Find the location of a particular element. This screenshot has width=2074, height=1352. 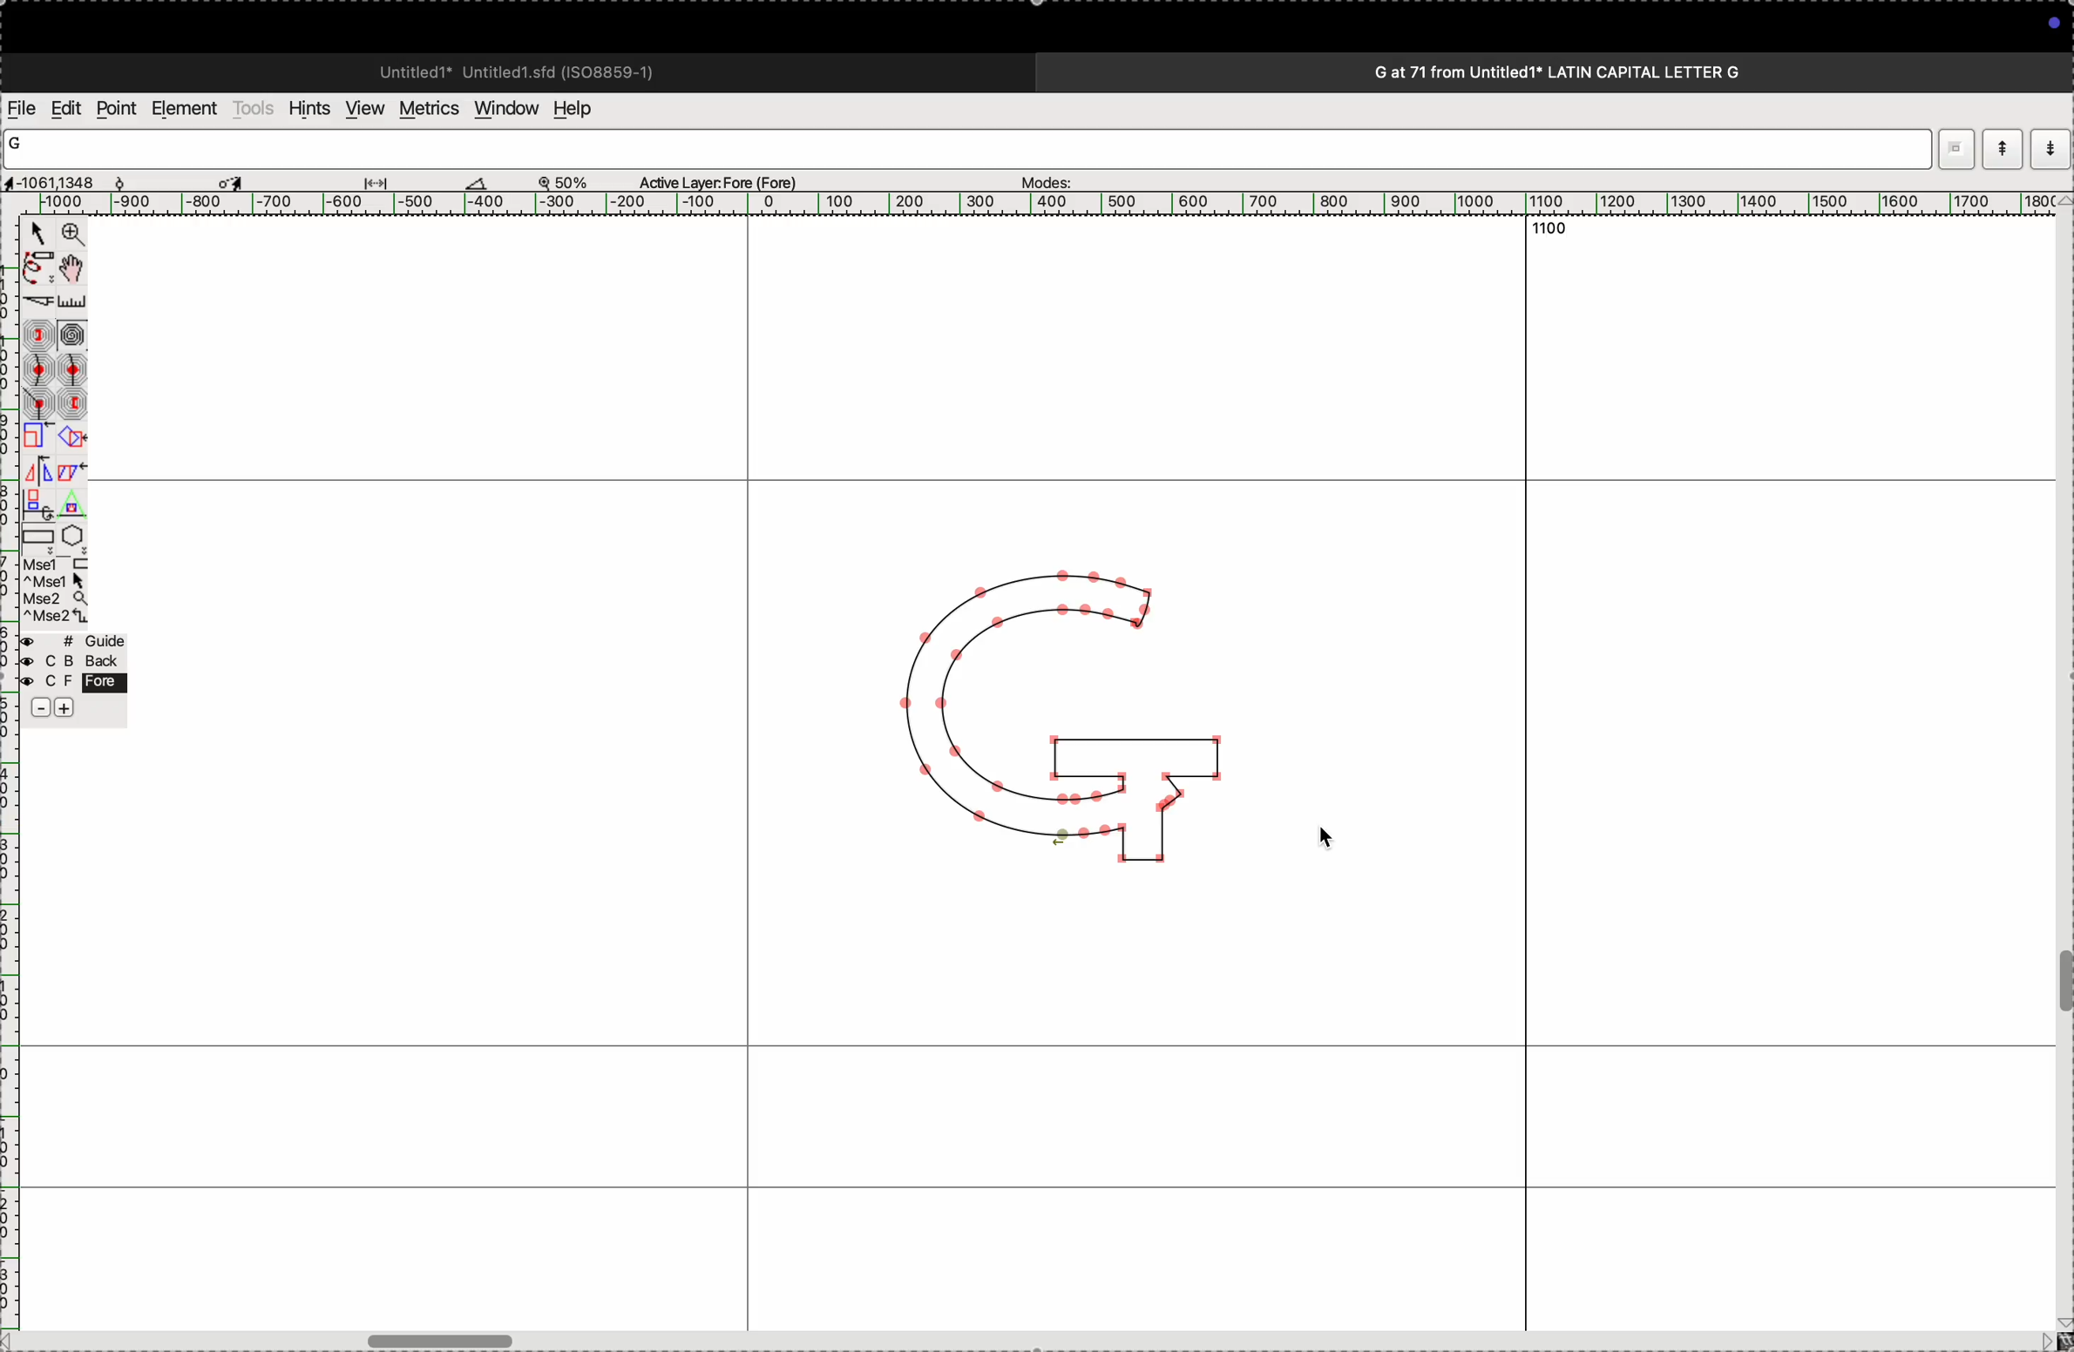

vertical scrollbar is located at coordinates (2060, 767).